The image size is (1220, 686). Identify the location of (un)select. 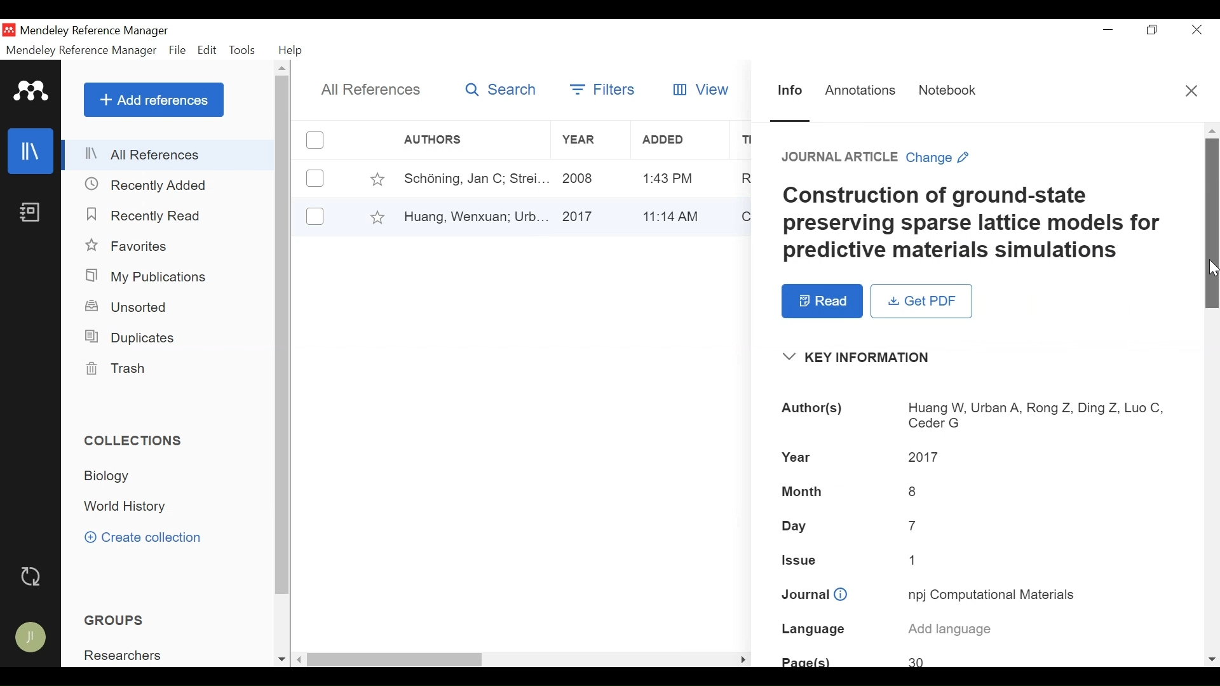
(315, 178).